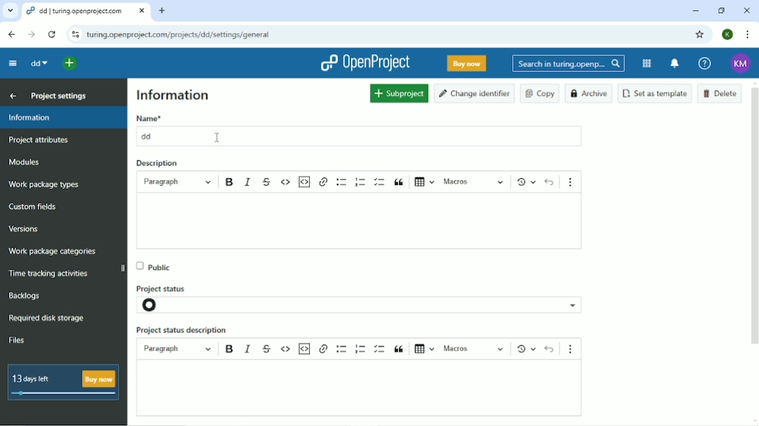 Image resolution: width=759 pixels, height=426 pixels. What do you see at coordinates (747, 10) in the screenshot?
I see `Close` at bounding box center [747, 10].